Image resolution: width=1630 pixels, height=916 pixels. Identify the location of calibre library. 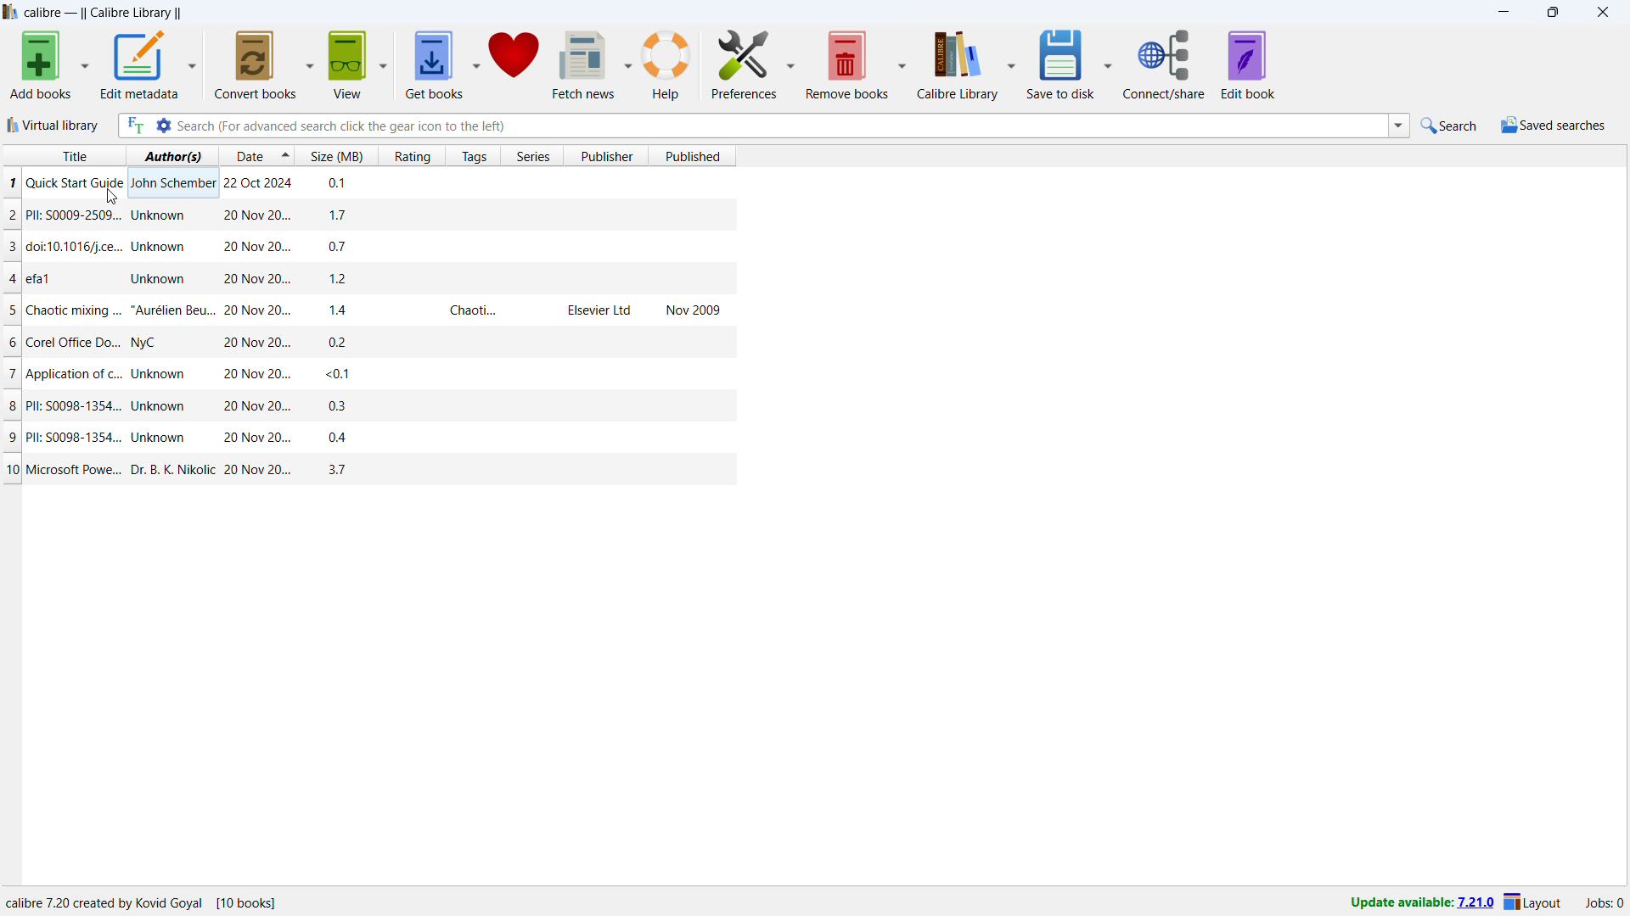
(958, 64).